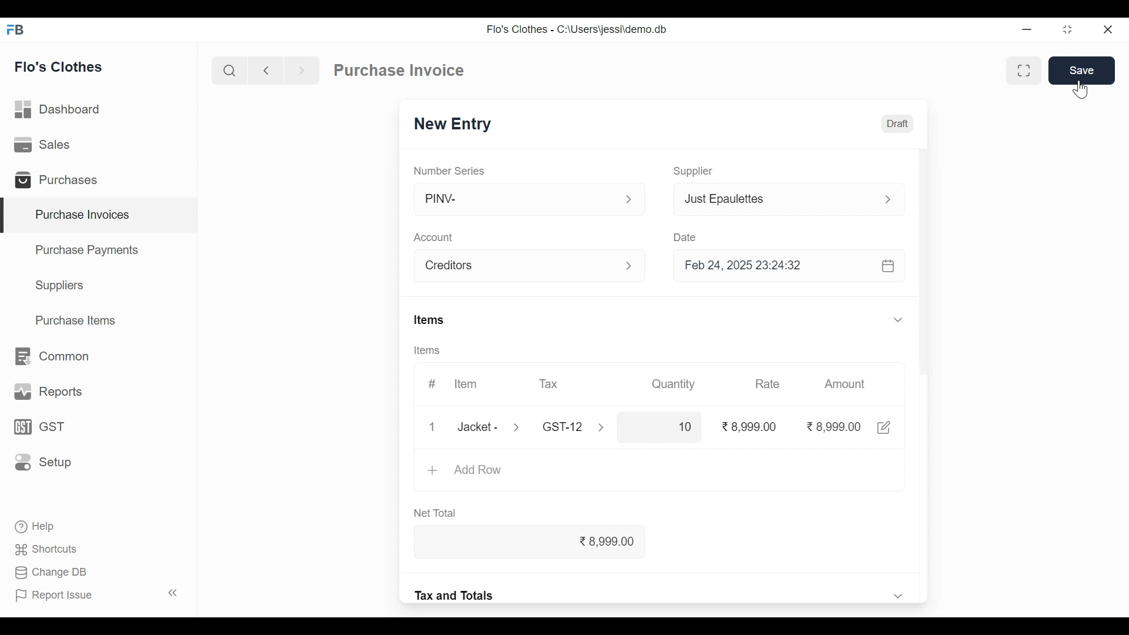 The height and width of the screenshot is (635, 1129). I want to click on Number Series, so click(450, 170).